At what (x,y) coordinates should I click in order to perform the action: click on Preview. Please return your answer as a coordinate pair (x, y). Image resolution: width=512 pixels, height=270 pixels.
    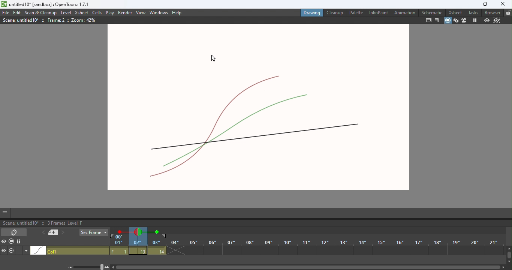
    Looking at the image, I should click on (487, 20).